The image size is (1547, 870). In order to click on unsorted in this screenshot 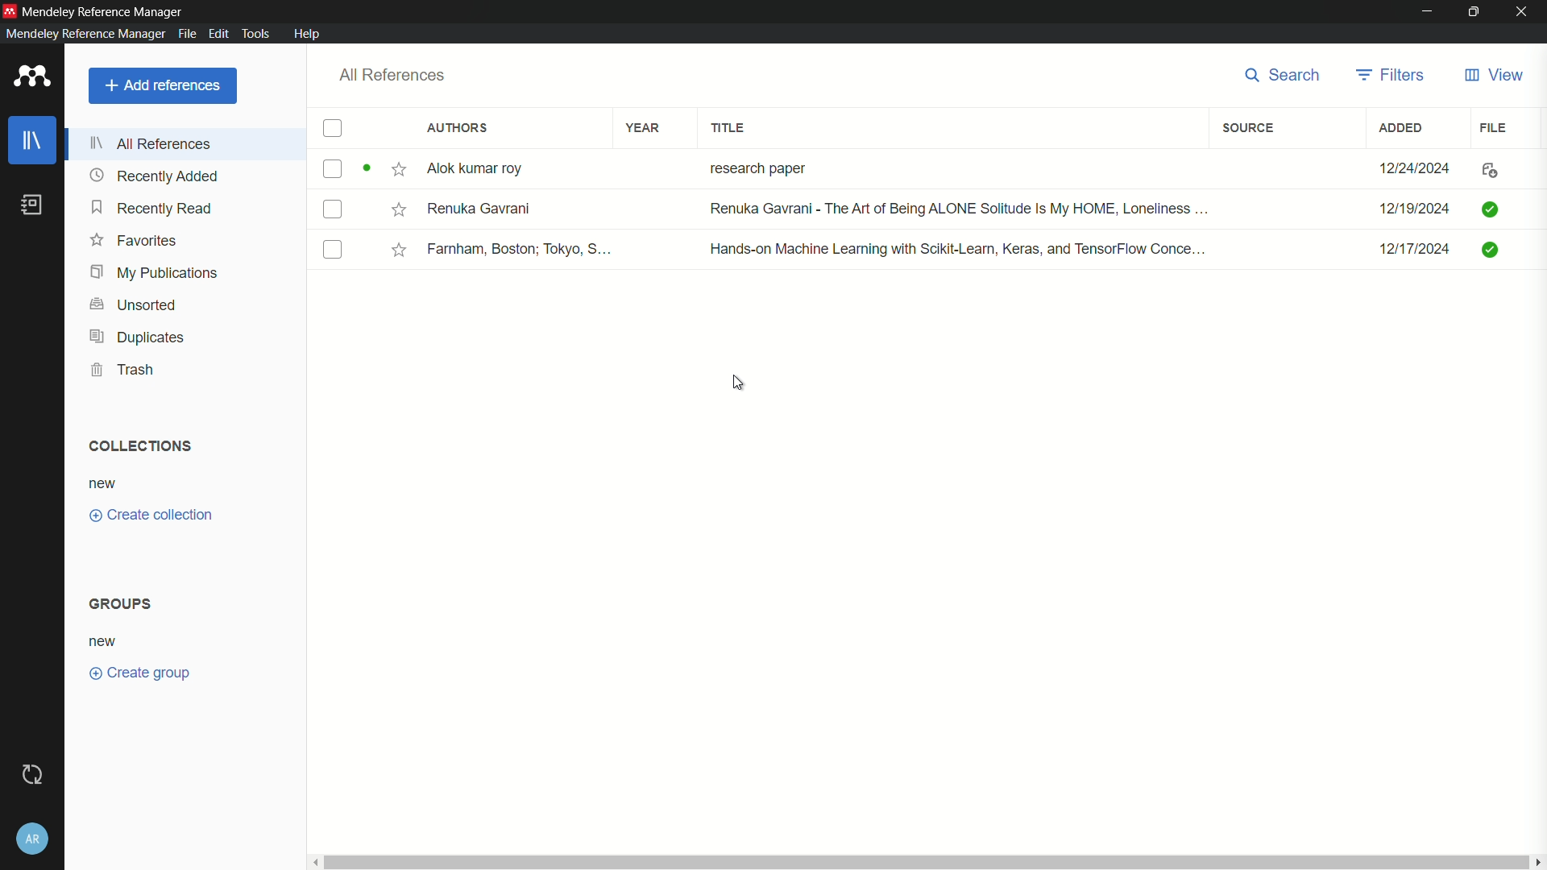, I will do `click(135, 304)`.